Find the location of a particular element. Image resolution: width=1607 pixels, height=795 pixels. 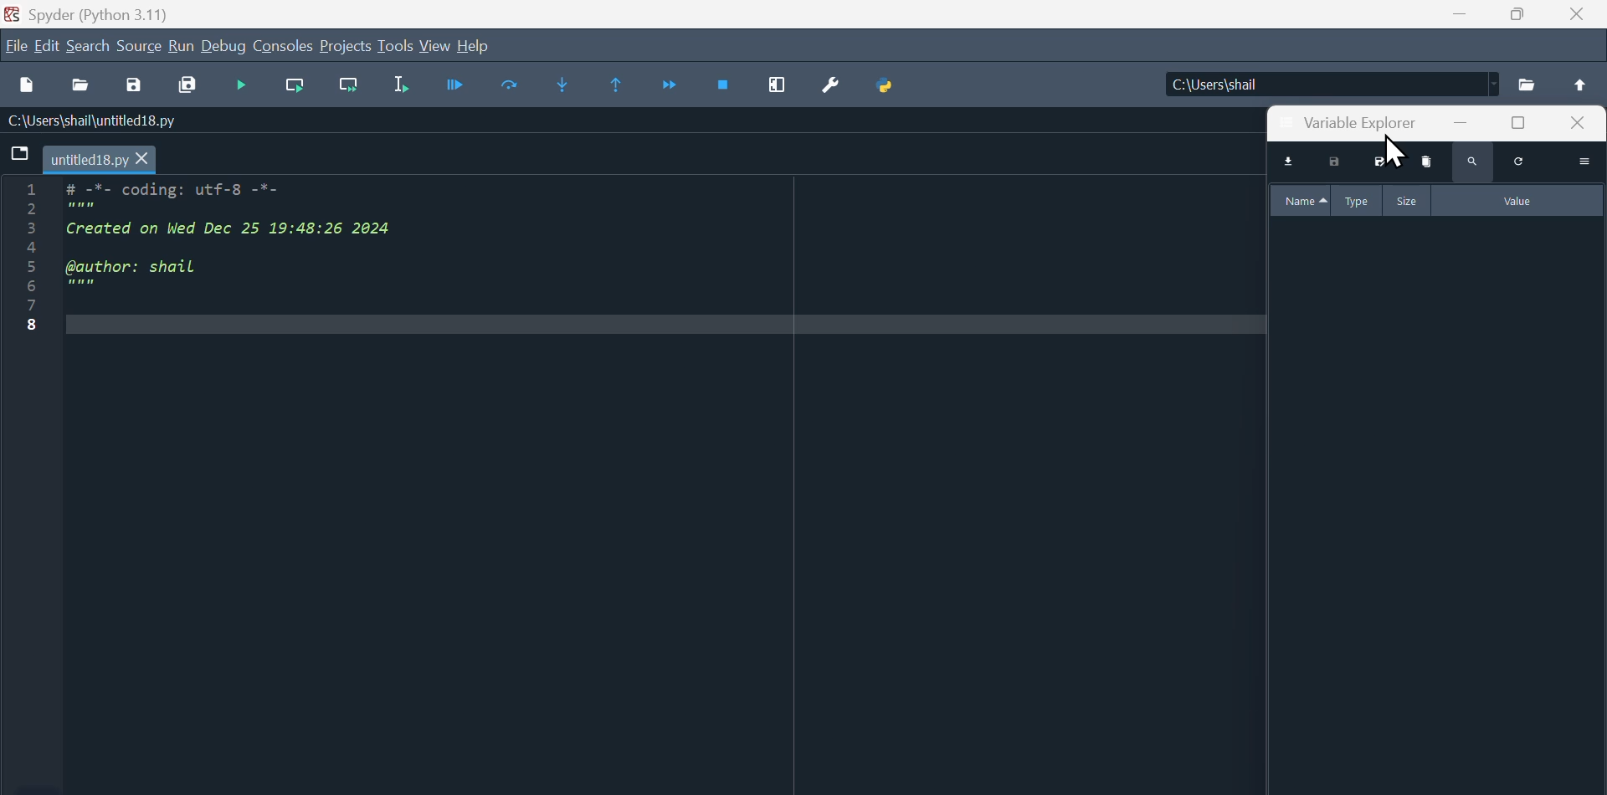

C:\users\shail\untitled18.py is located at coordinates (121, 122).